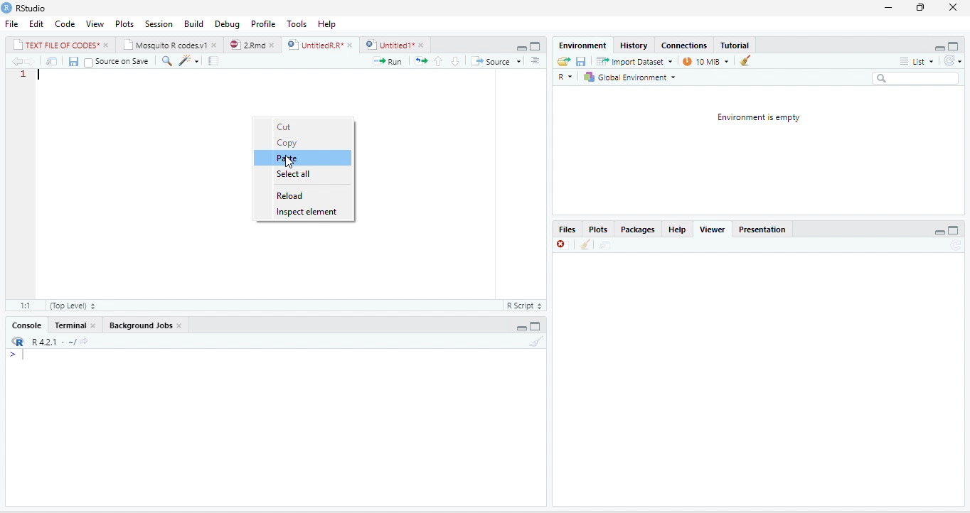 The width and height of the screenshot is (970, 513). What do you see at coordinates (438, 60) in the screenshot?
I see `go to previous section/chunk` at bounding box center [438, 60].